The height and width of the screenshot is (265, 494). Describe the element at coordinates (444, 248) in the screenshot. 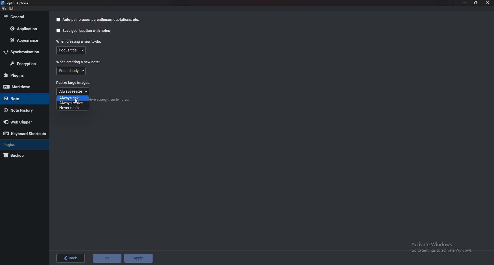

I see `Activate Windows
Go to Settings to activate Windows.` at that location.